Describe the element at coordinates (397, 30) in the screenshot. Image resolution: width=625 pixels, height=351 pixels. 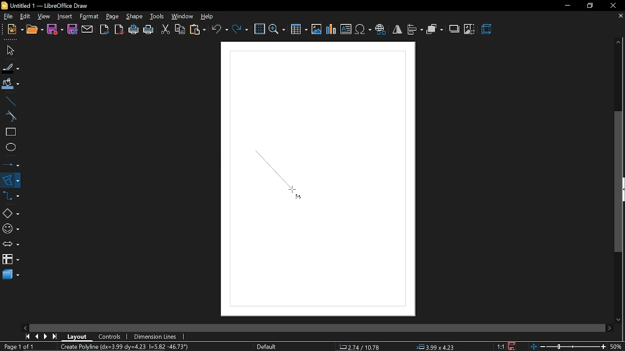
I see `flip` at that location.